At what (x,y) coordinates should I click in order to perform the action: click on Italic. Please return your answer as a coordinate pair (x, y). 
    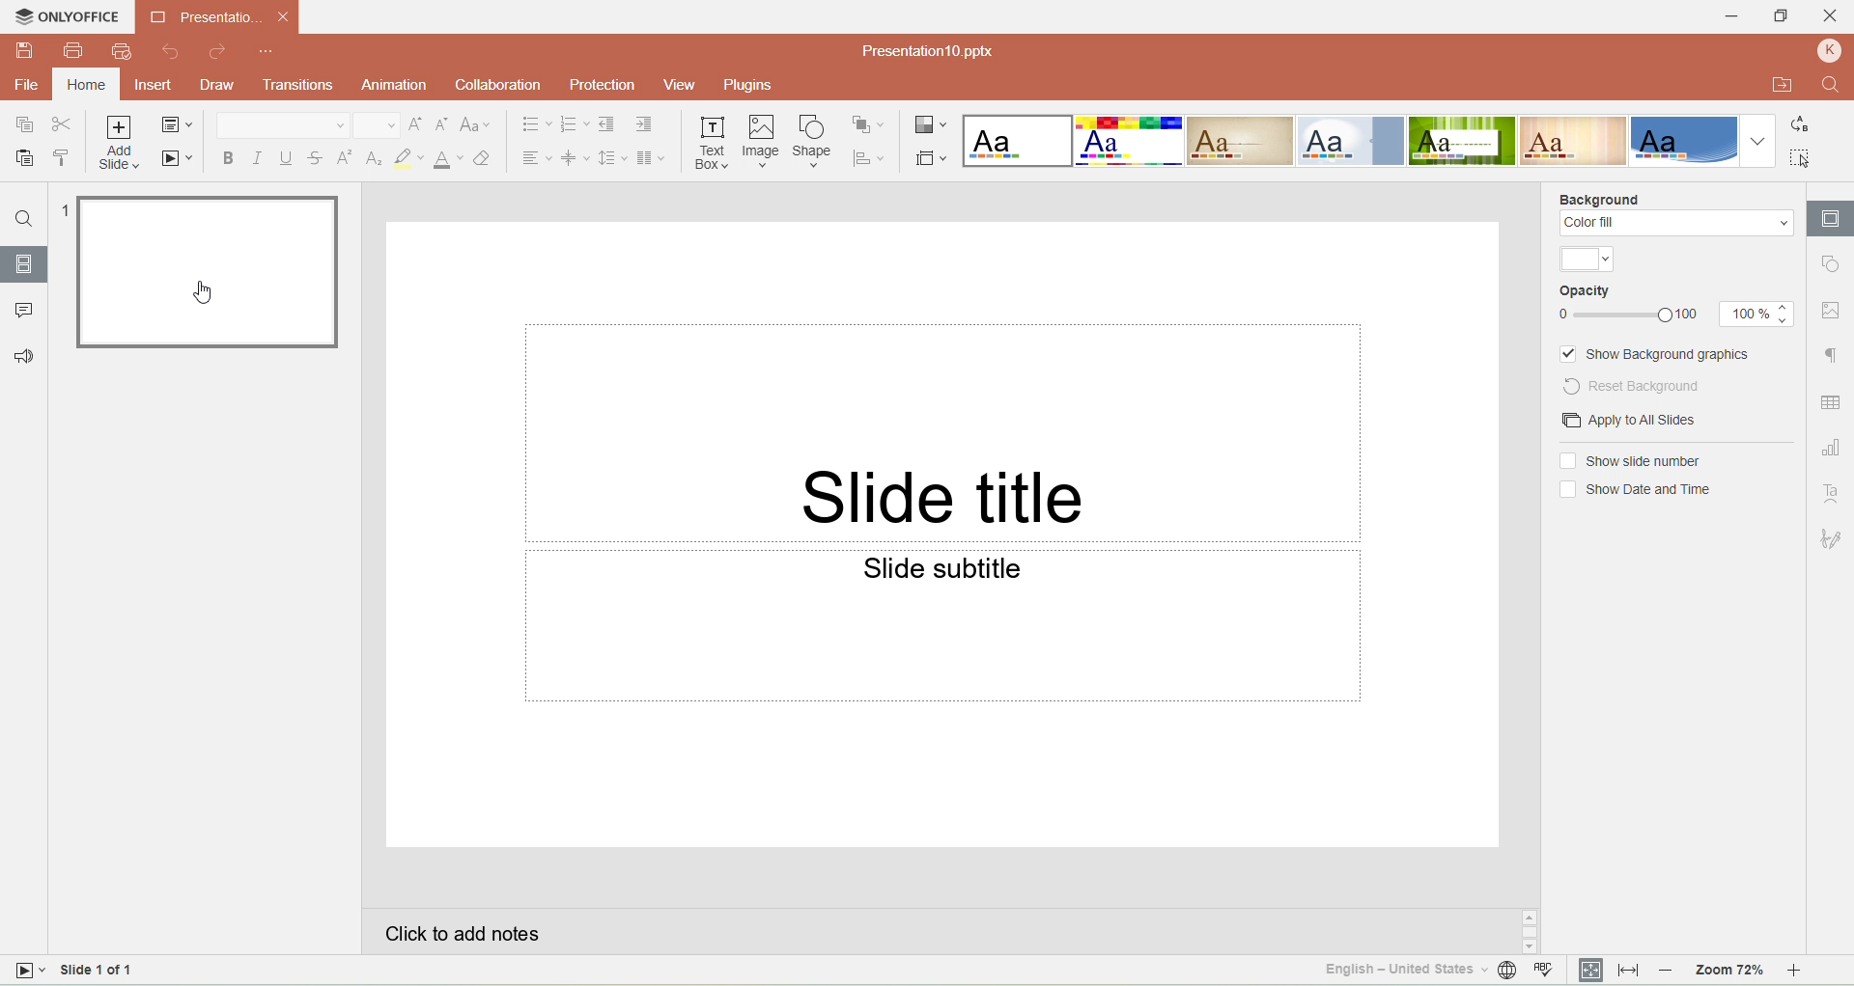
    Looking at the image, I should click on (255, 157).